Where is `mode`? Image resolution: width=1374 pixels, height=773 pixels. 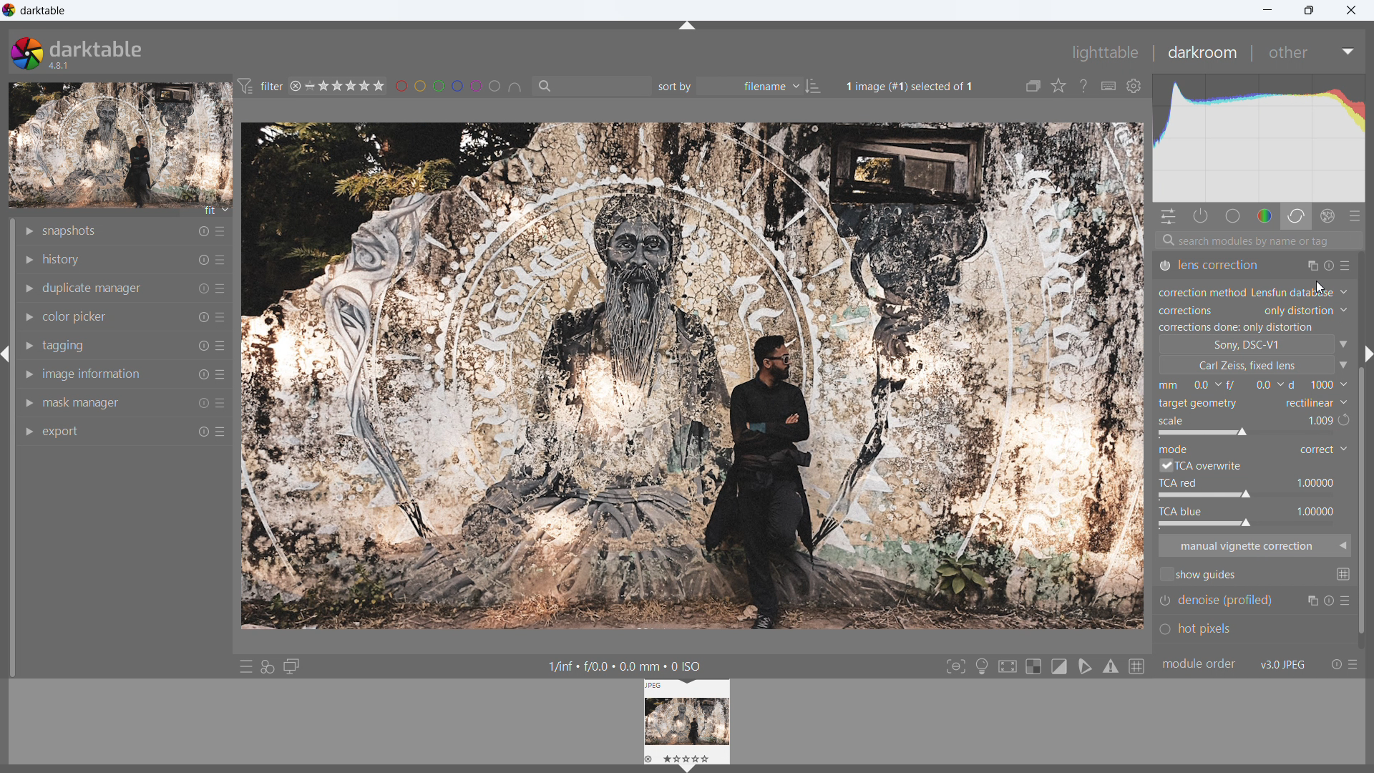 mode is located at coordinates (1322, 449).